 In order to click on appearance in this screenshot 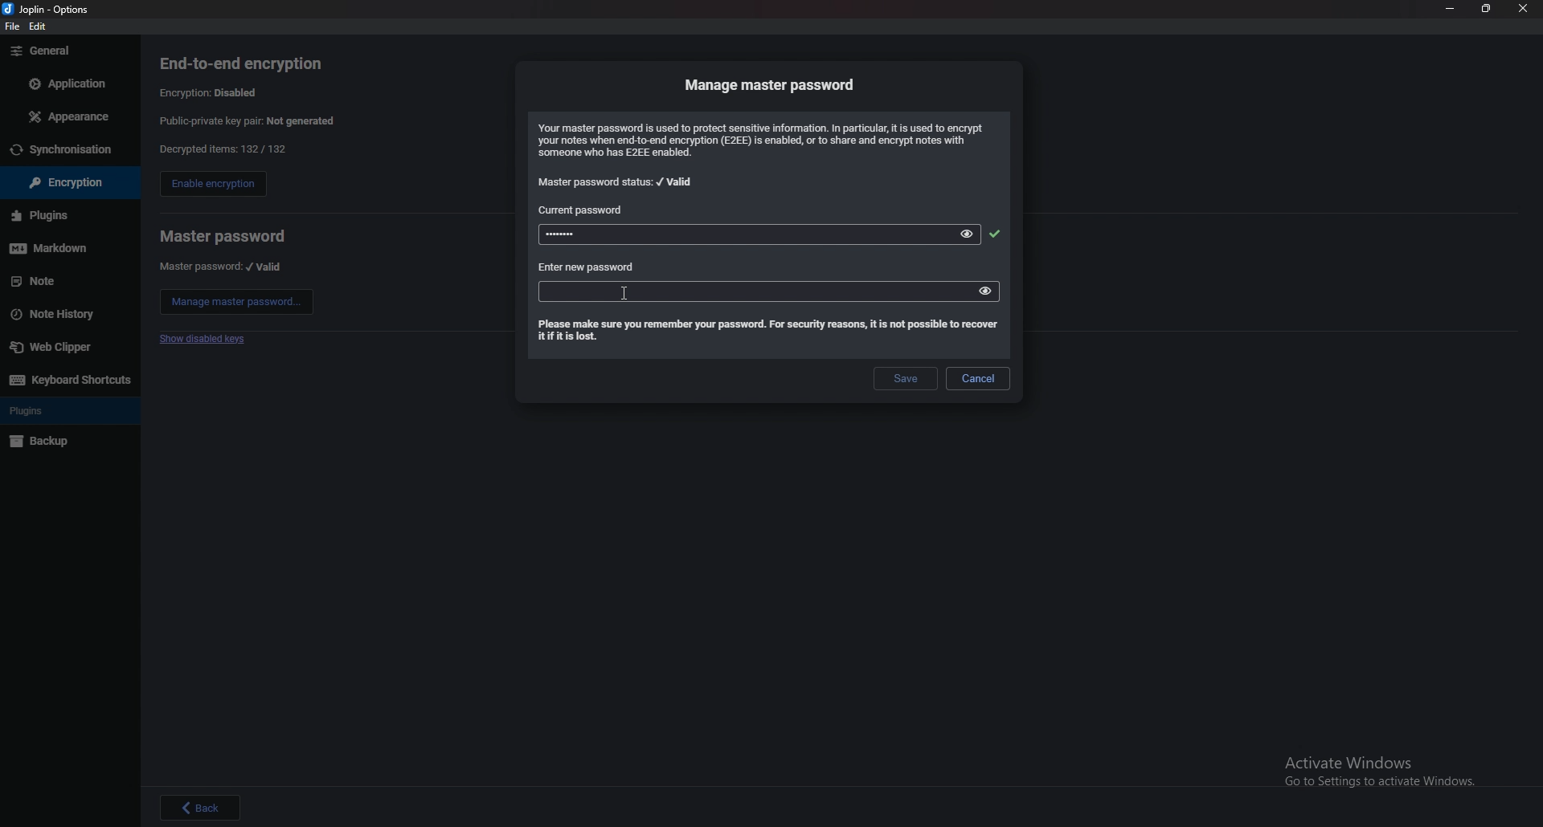, I will do `click(67, 117)`.